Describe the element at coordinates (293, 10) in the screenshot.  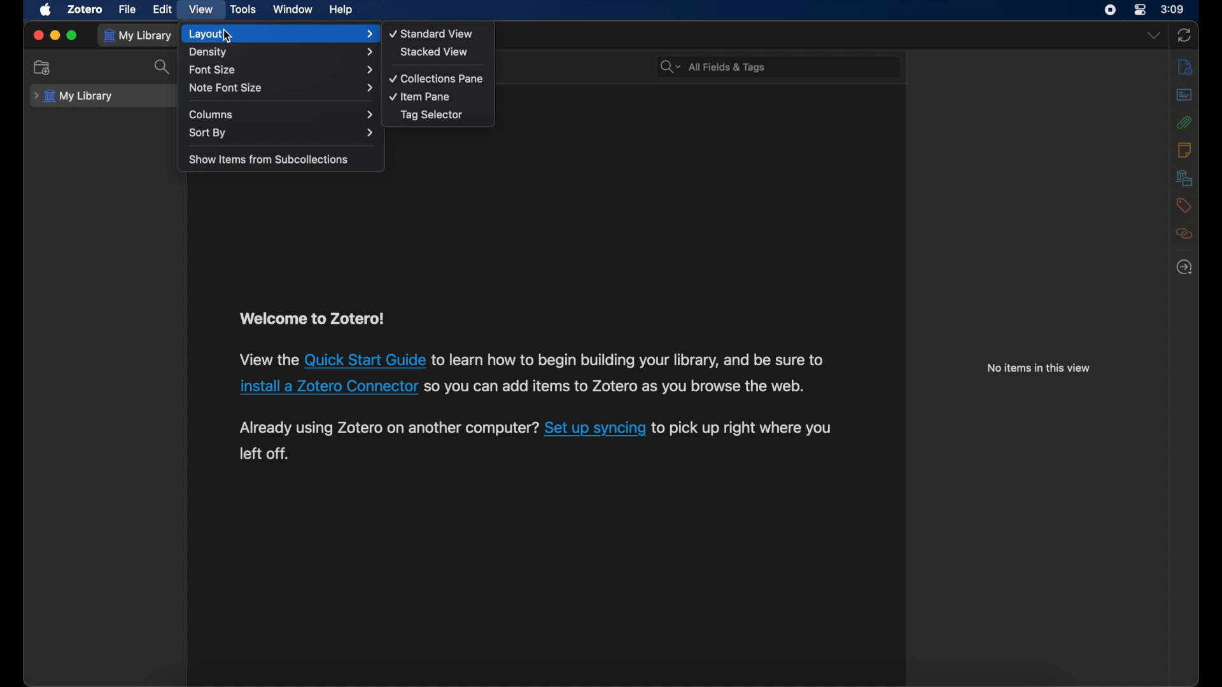
I see `window` at that location.